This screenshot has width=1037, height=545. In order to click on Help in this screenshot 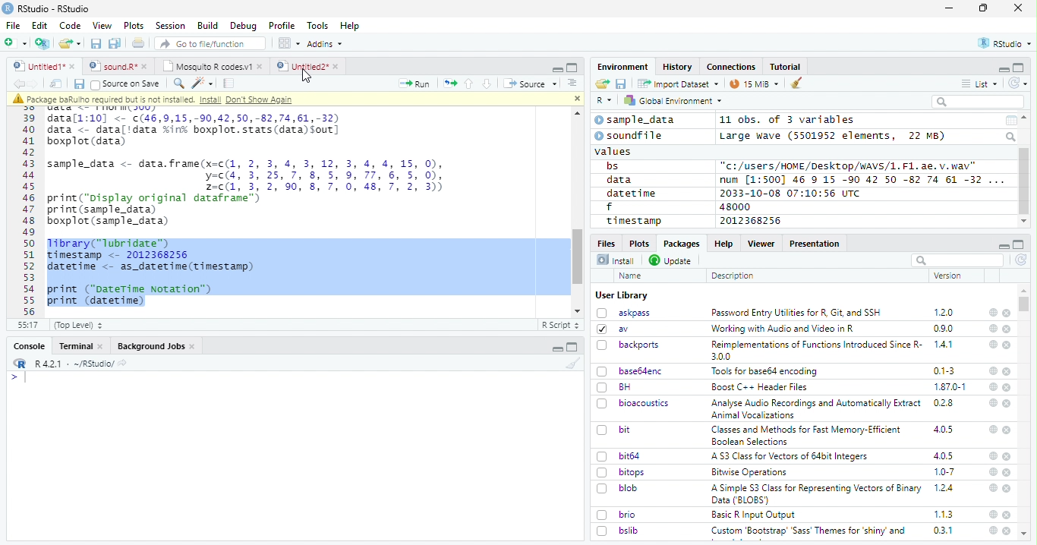, I will do `click(350, 27)`.